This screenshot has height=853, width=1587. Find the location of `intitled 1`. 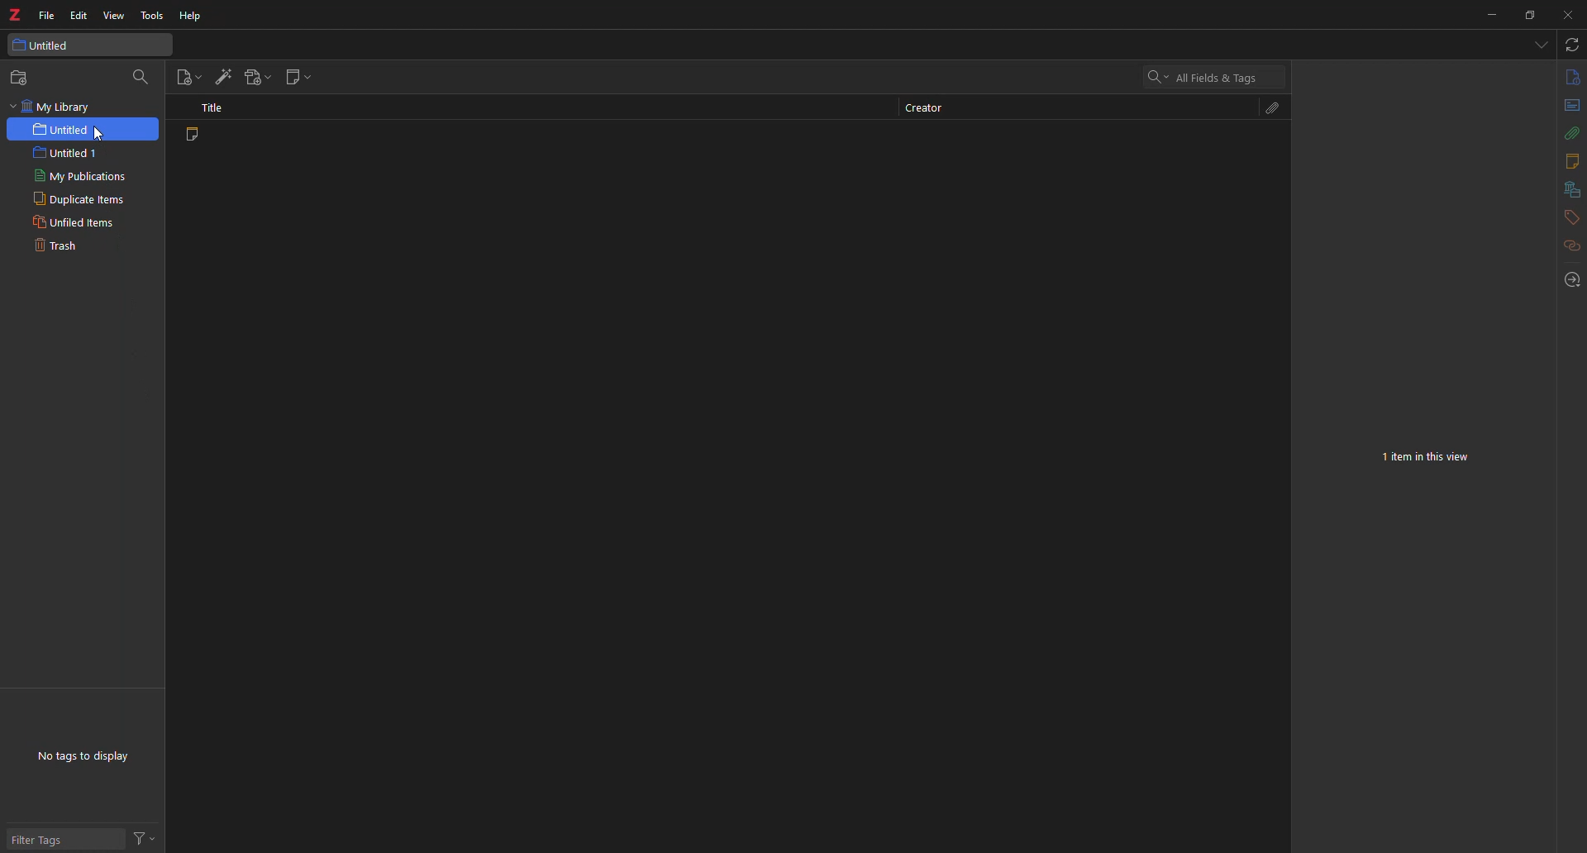

intitled 1 is located at coordinates (70, 153).